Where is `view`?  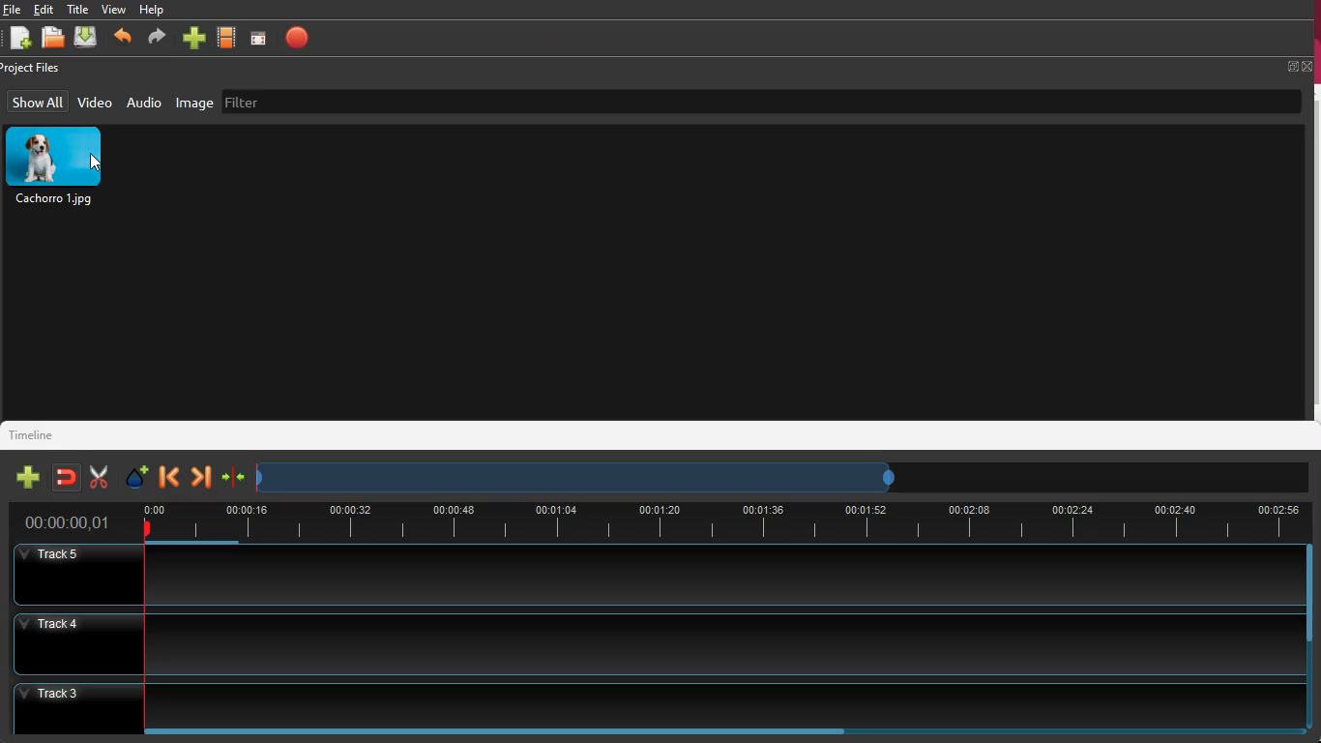 view is located at coordinates (116, 10).